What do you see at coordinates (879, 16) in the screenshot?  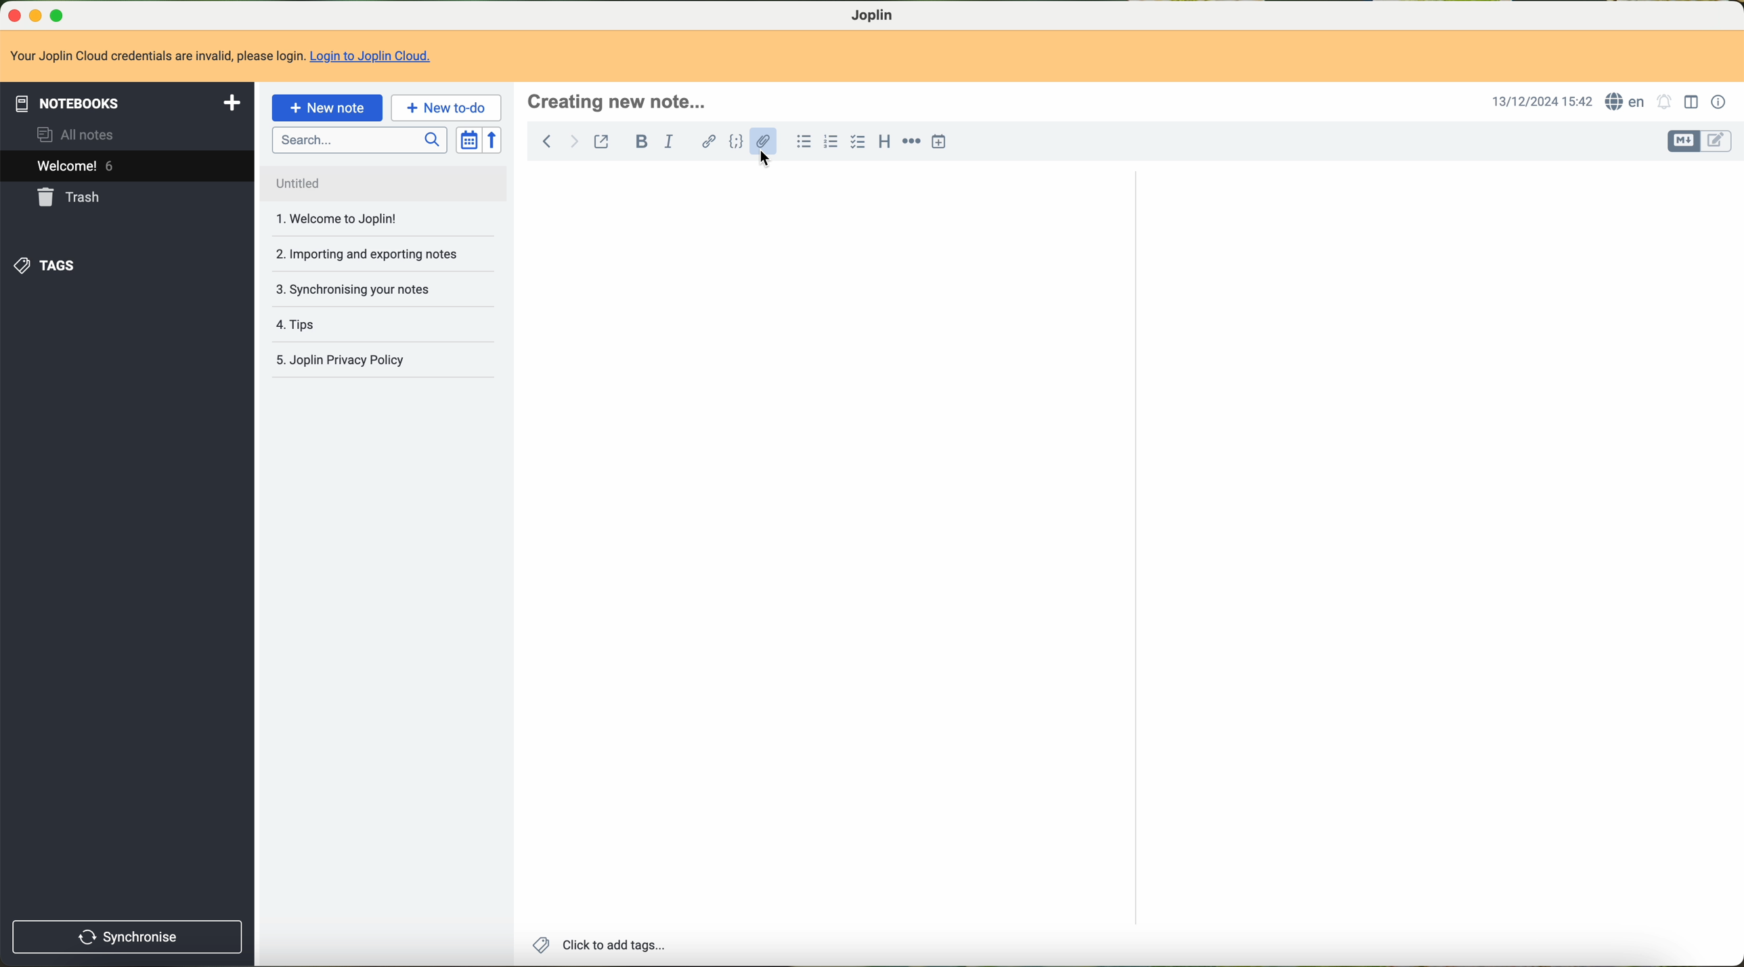 I see `Joplin` at bounding box center [879, 16].